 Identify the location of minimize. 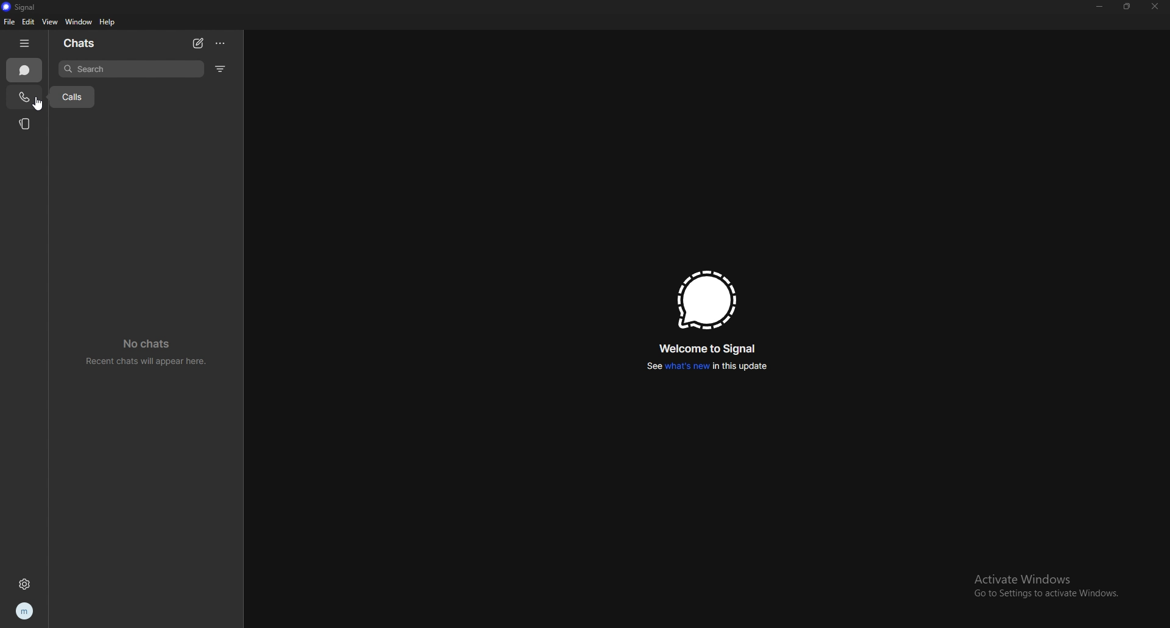
(1099, 7).